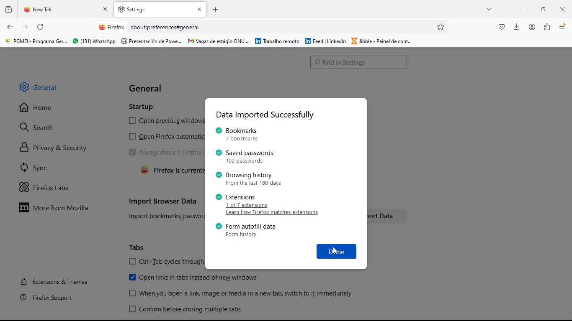 This screenshot has width=572, height=321. What do you see at coordinates (544, 10) in the screenshot?
I see `maximize` at bounding box center [544, 10].